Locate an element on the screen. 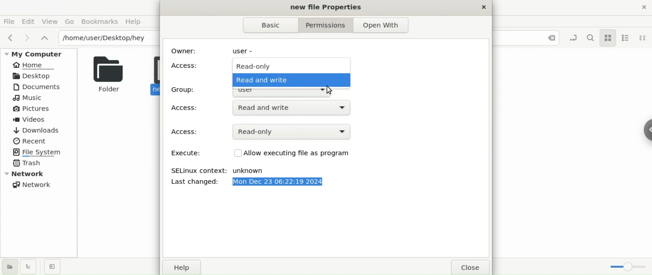 Image resolution: width=652 pixels, height=275 pixels. Network is located at coordinates (34, 185).